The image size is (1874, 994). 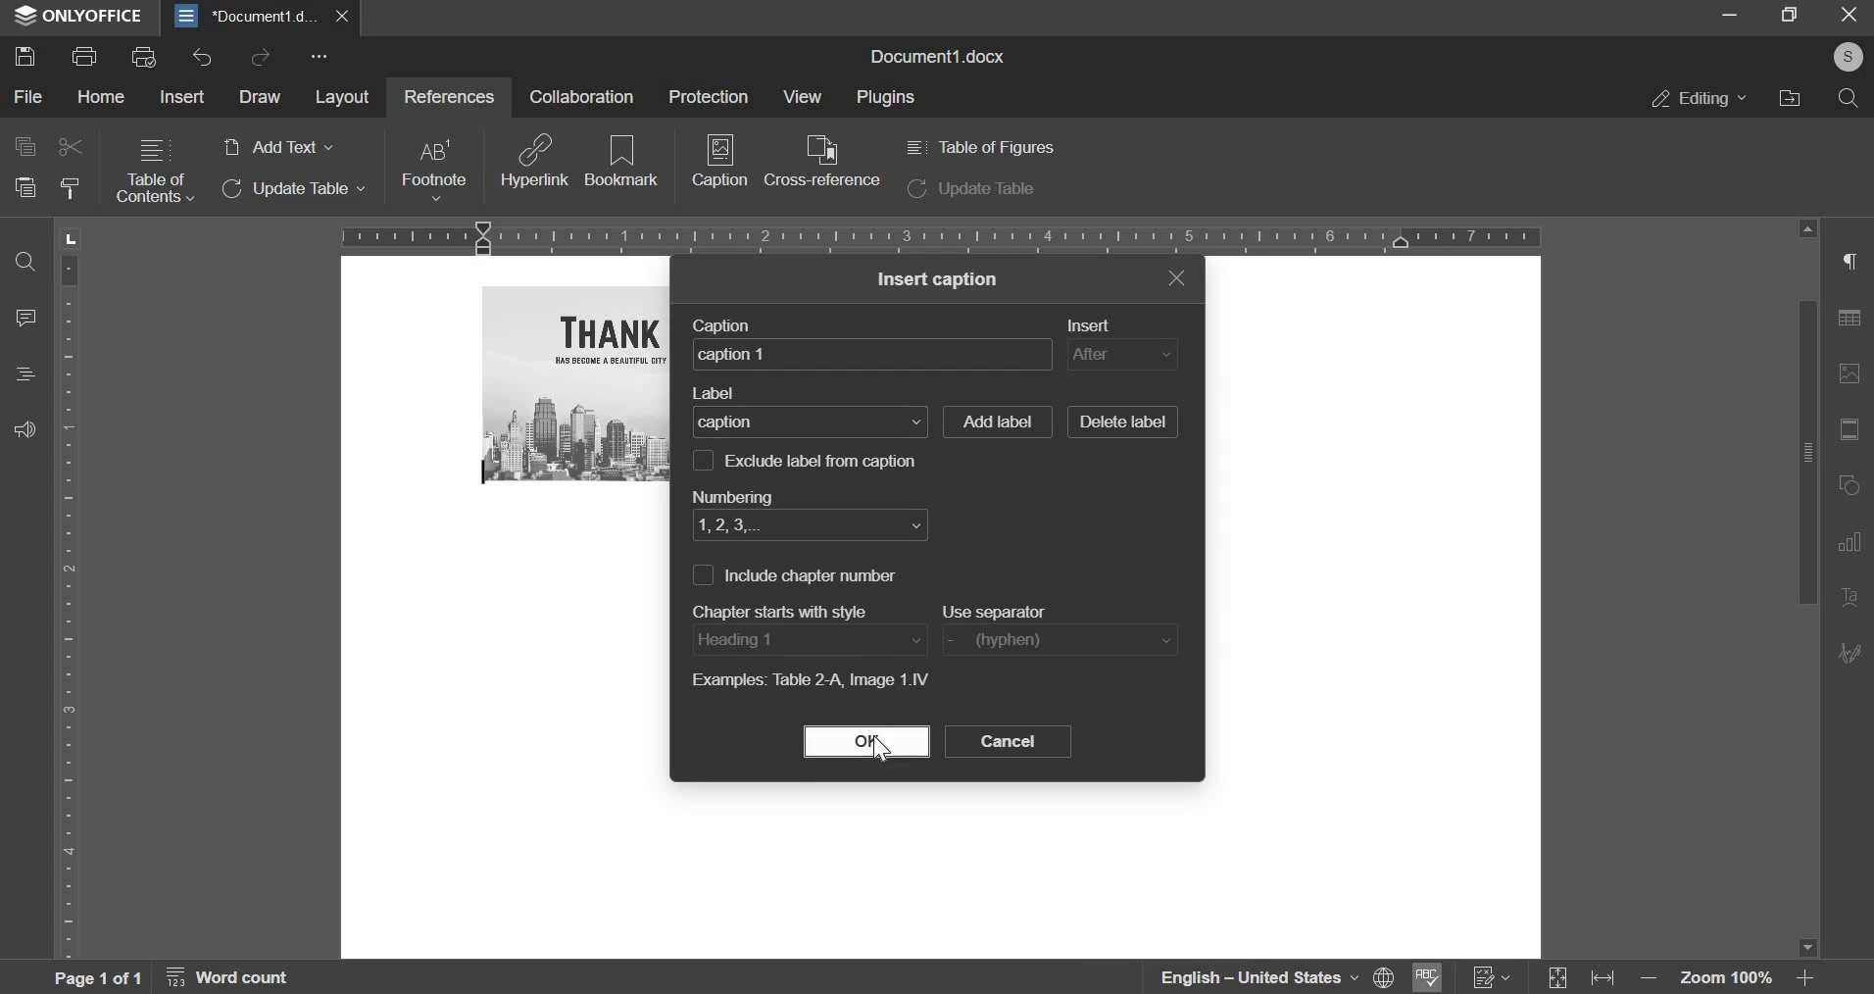 What do you see at coordinates (102, 97) in the screenshot?
I see `home` at bounding box center [102, 97].